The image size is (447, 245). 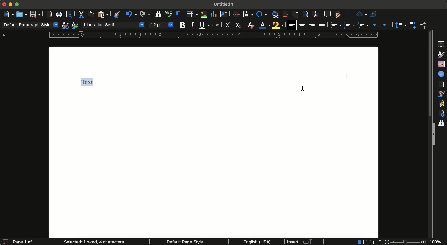 I want to click on Increase paragraph spacing, so click(x=413, y=25).